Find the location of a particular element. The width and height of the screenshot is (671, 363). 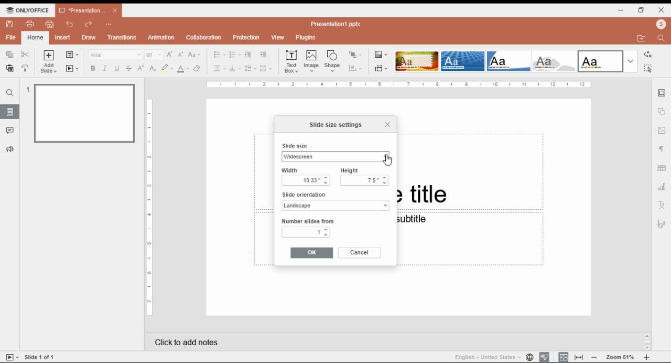

slide size is located at coordinates (294, 146).